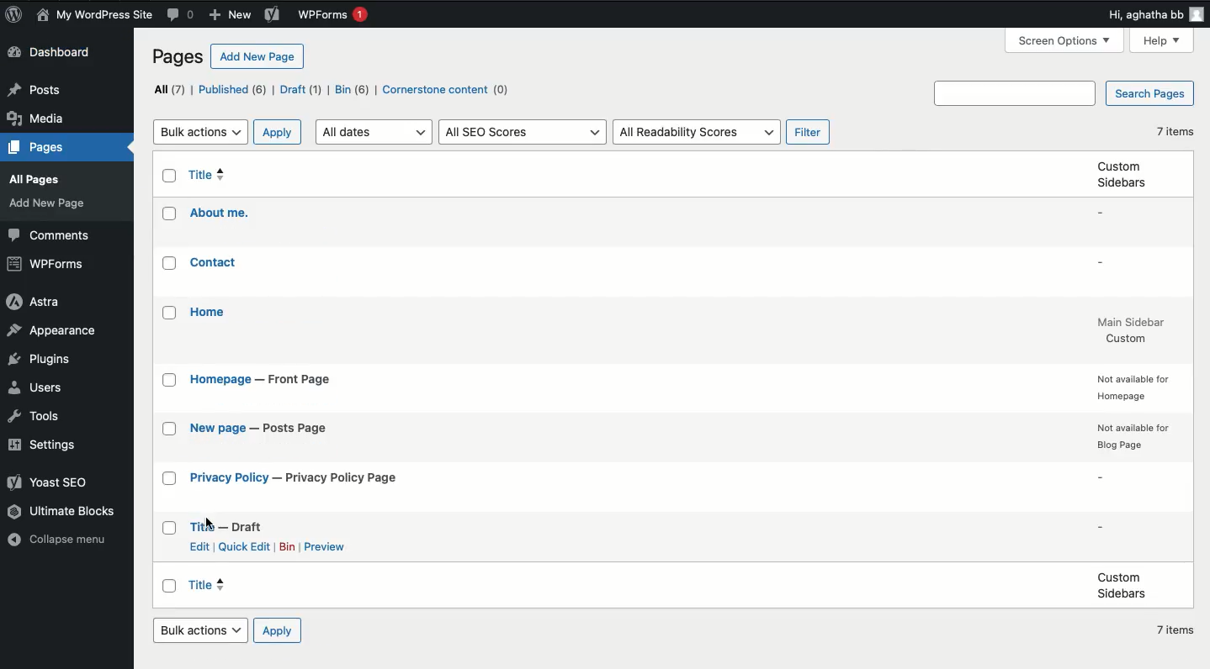  What do you see at coordinates (37, 149) in the screenshot?
I see `Pages` at bounding box center [37, 149].